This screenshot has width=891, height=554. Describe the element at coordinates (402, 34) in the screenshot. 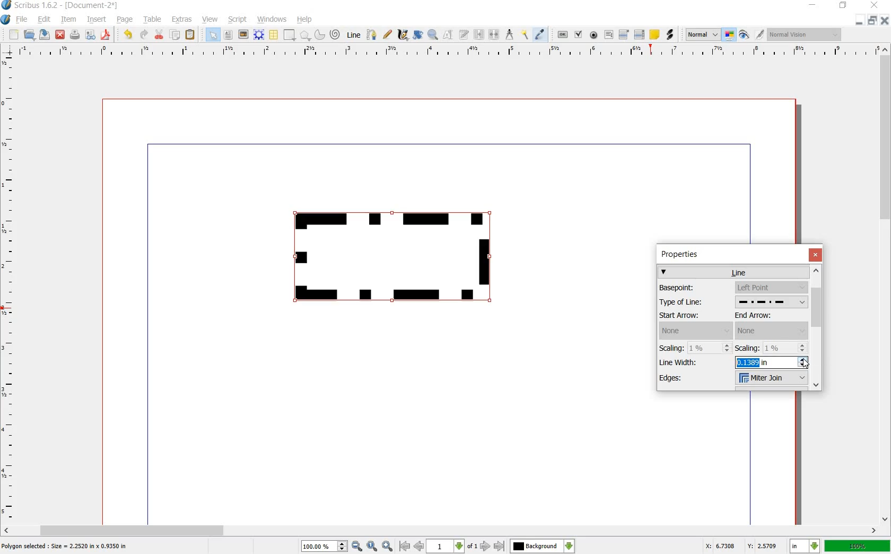

I see `CALLIGRAPHIC LINE` at that location.